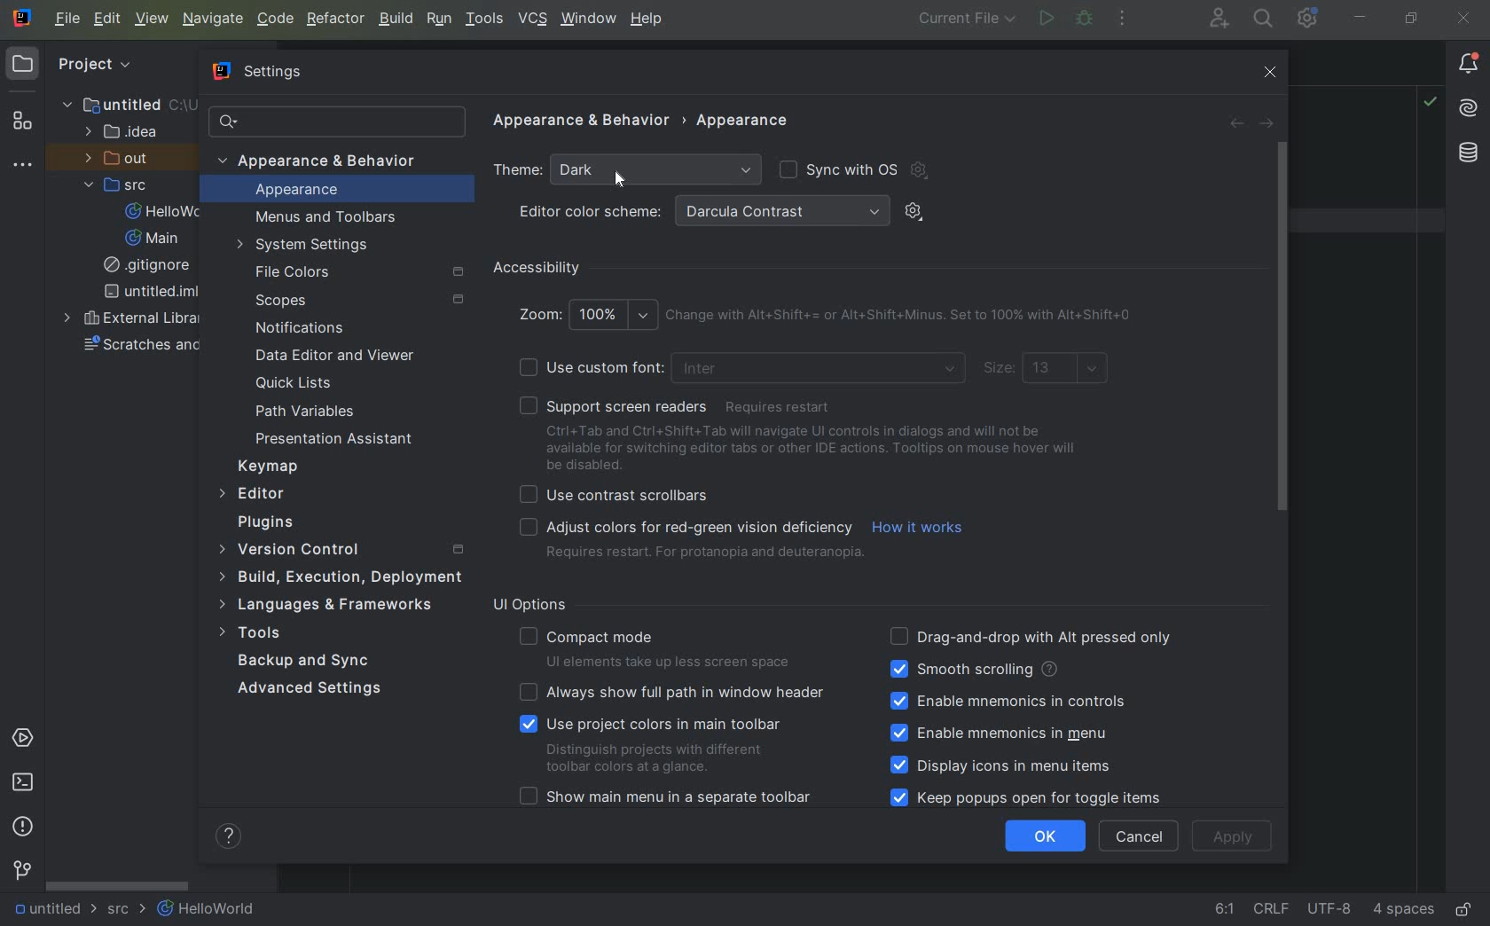  What do you see at coordinates (123, 72) in the screenshot?
I see `Project(MAIN MENU)` at bounding box center [123, 72].